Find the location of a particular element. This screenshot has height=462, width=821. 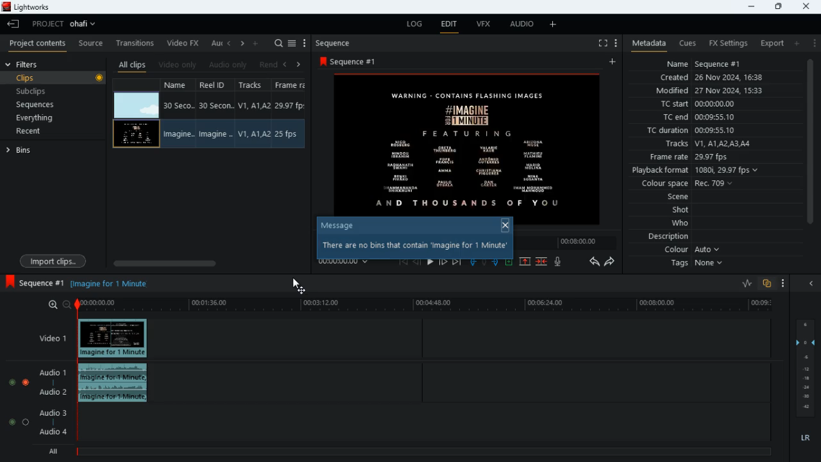

created is located at coordinates (718, 78).